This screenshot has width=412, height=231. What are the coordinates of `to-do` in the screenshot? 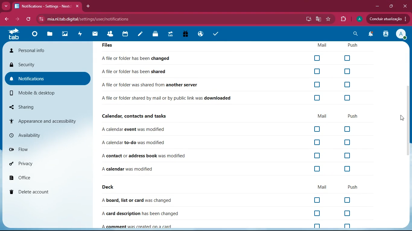 It's located at (135, 142).